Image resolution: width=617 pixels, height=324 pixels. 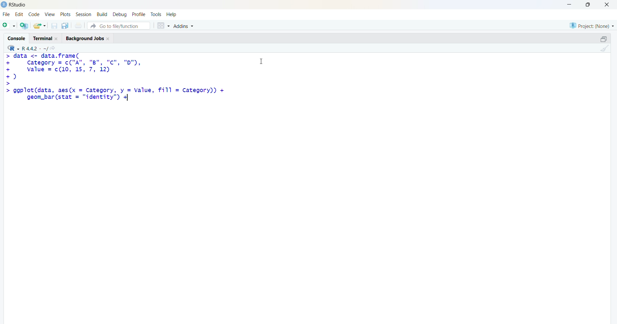 I want to click on logo, so click(x=4, y=4).